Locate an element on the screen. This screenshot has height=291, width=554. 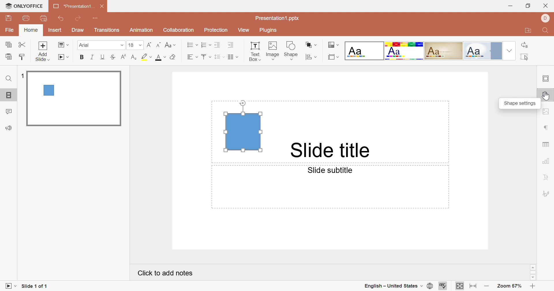
Numbering is located at coordinates (207, 46).